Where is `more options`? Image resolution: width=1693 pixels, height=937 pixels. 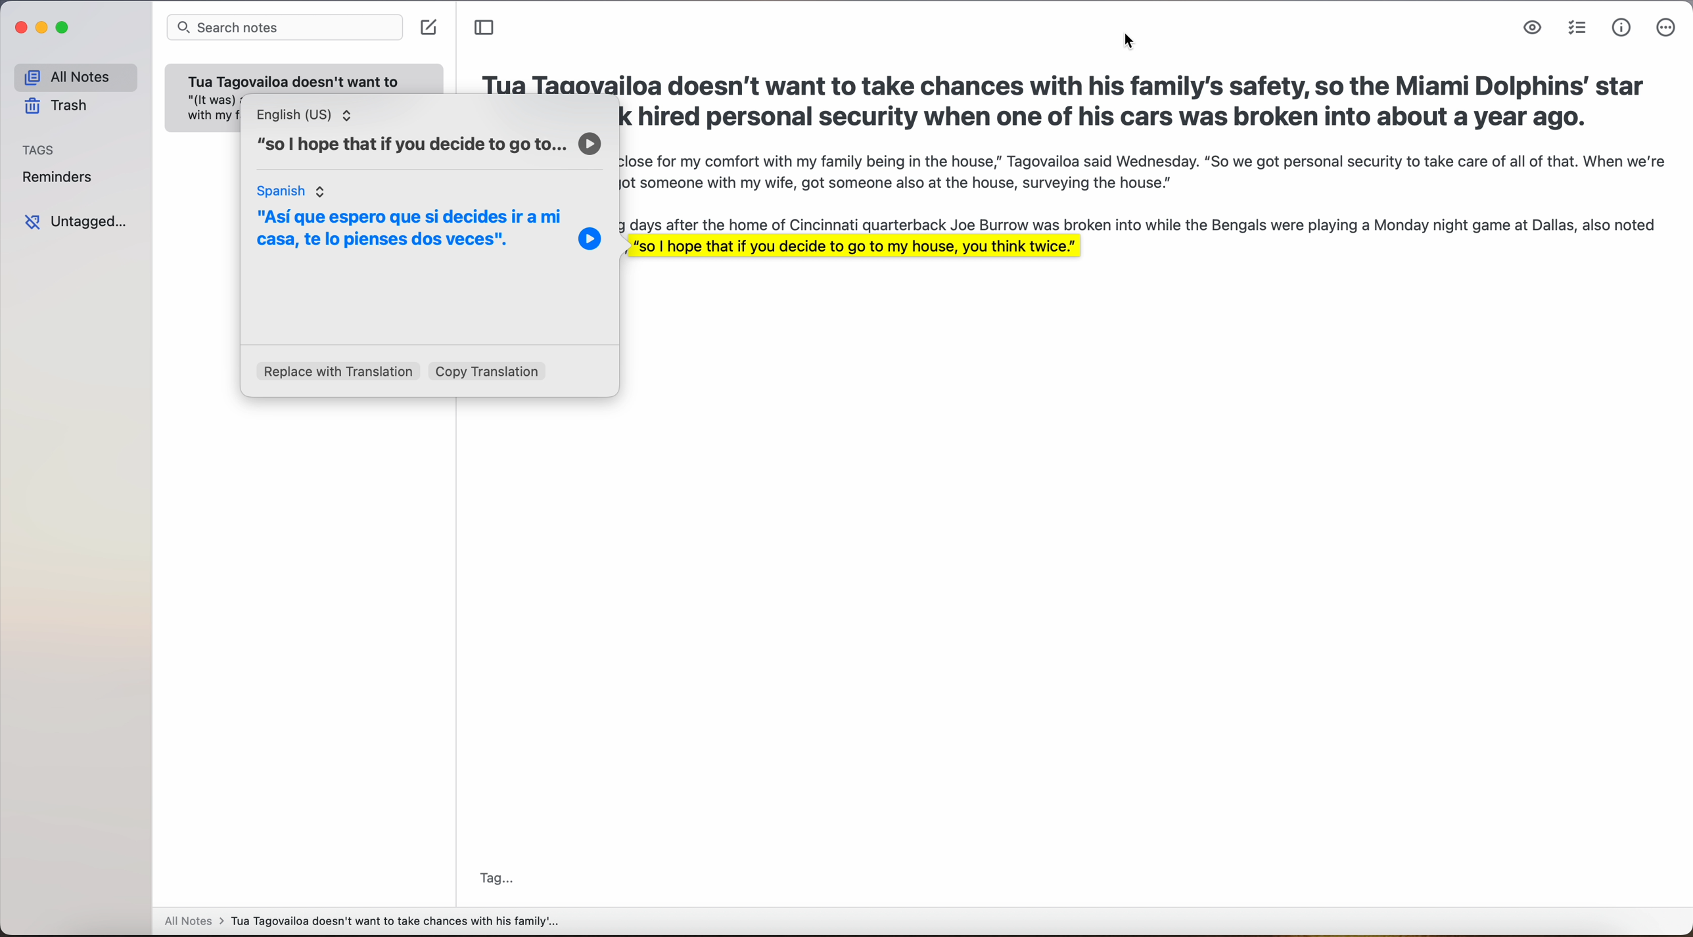 more options is located at coordinates (1665, 28).